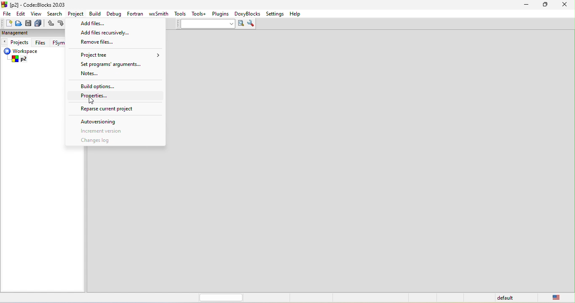  What do you see at coordinates (241, 24) in the screenshot?
I see `run search` at bounding box center [241, 24].